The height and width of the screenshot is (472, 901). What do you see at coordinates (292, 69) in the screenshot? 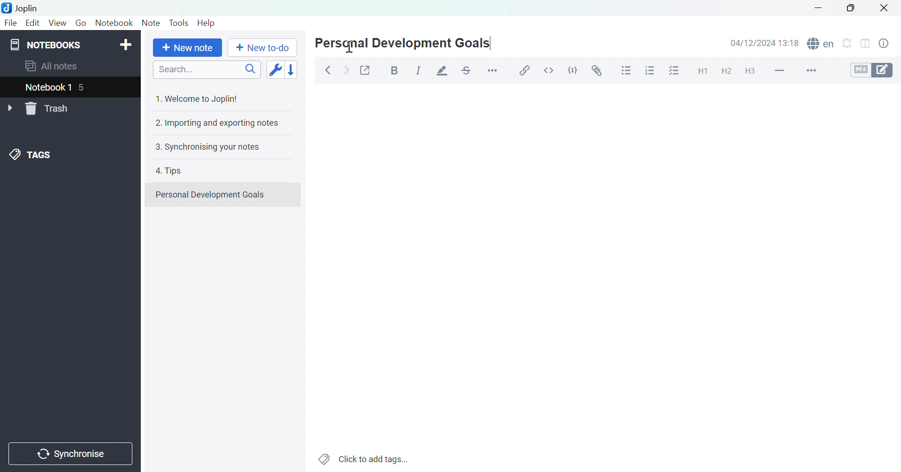
I see `Reverse sort order` at bounding box center [292, 69].